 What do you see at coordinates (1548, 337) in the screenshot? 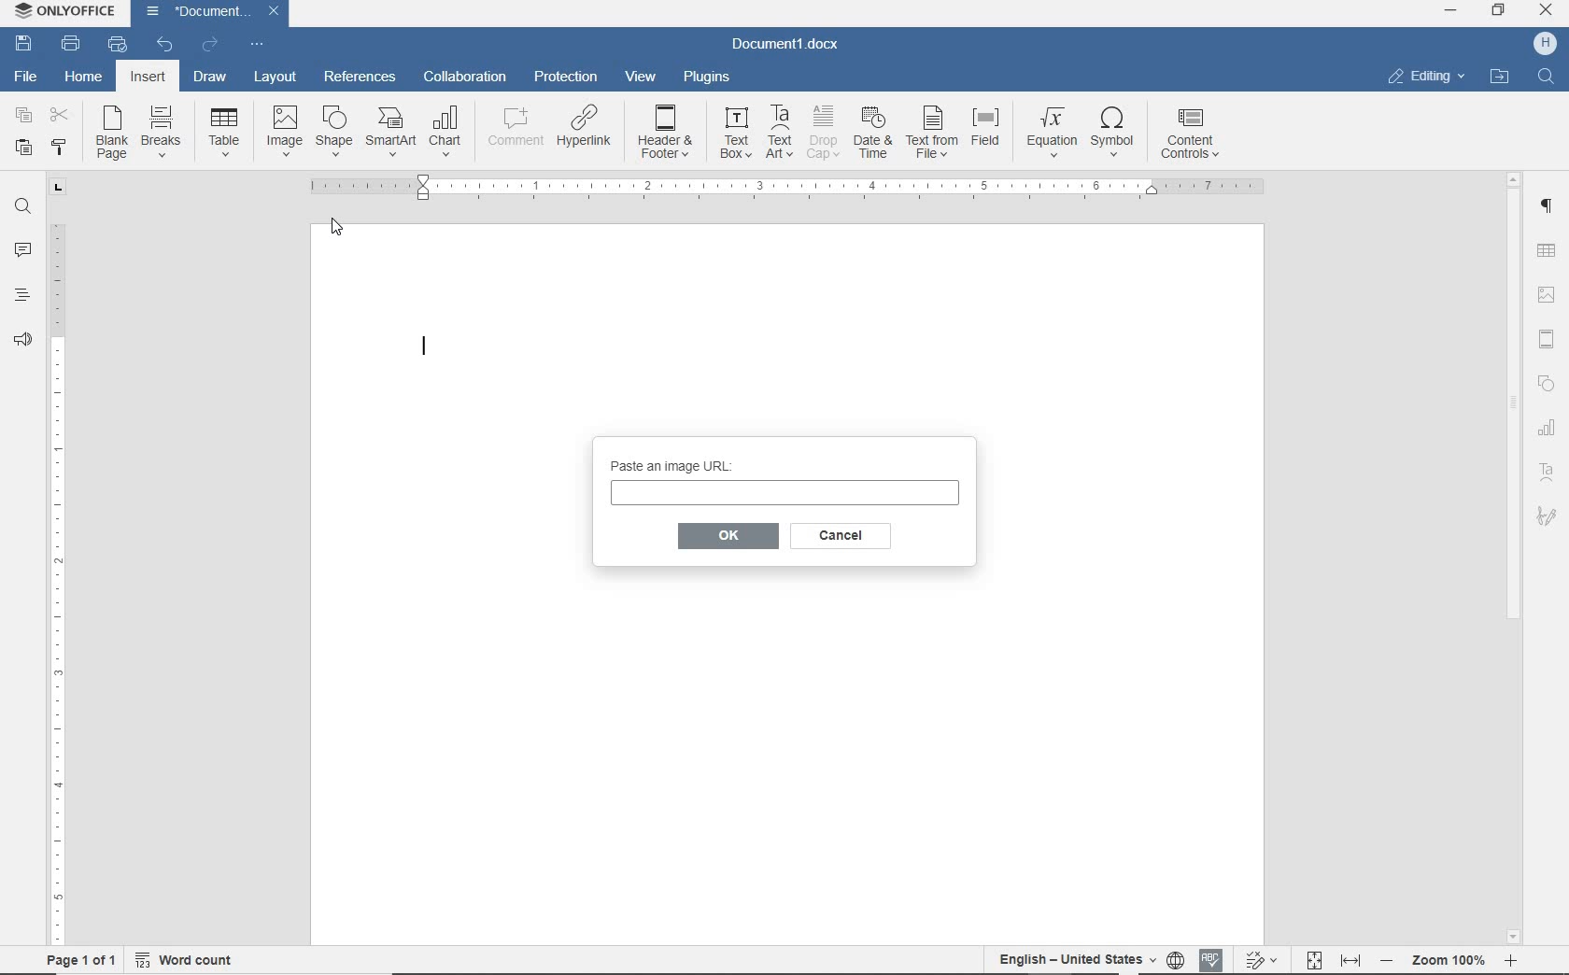
I see `header & footer` at bounding box center [1548, 337].